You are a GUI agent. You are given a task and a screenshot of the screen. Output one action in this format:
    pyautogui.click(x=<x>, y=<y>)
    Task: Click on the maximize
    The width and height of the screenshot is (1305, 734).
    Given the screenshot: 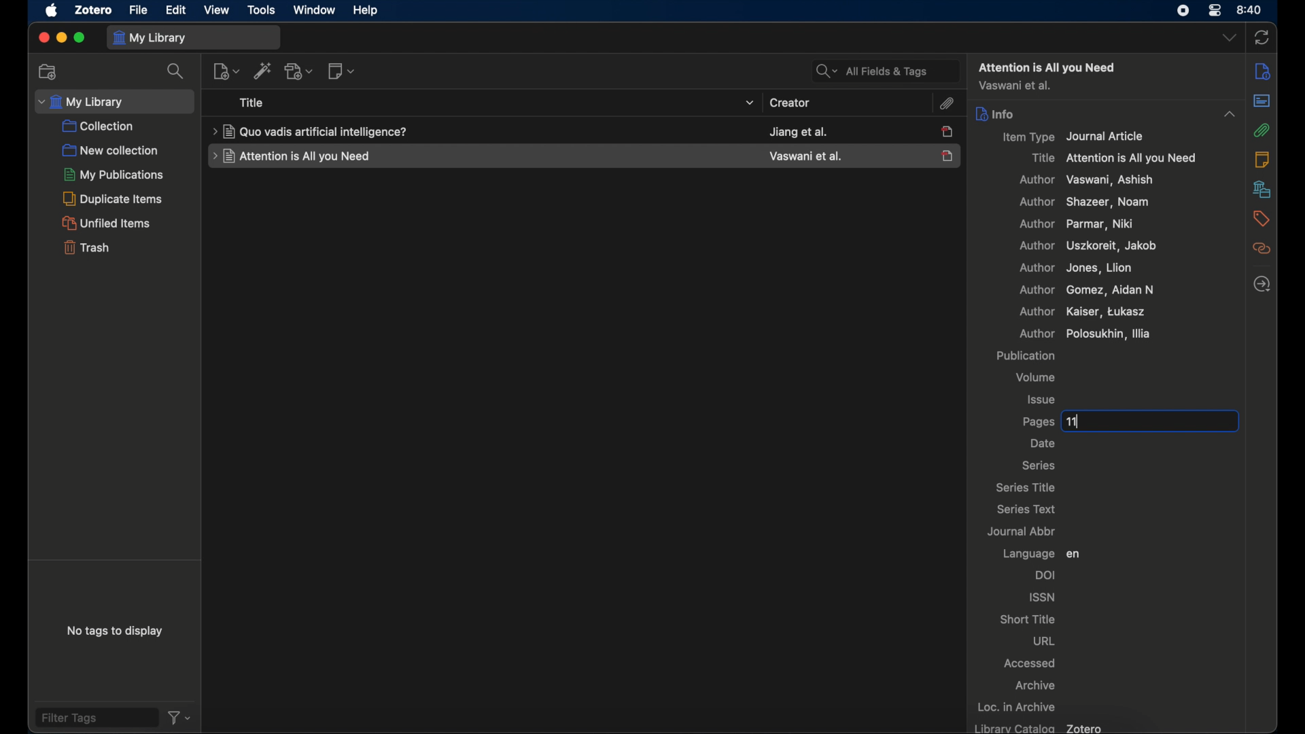 What is the action you would take?
    pyautogui.click(x=80, y=39)
    